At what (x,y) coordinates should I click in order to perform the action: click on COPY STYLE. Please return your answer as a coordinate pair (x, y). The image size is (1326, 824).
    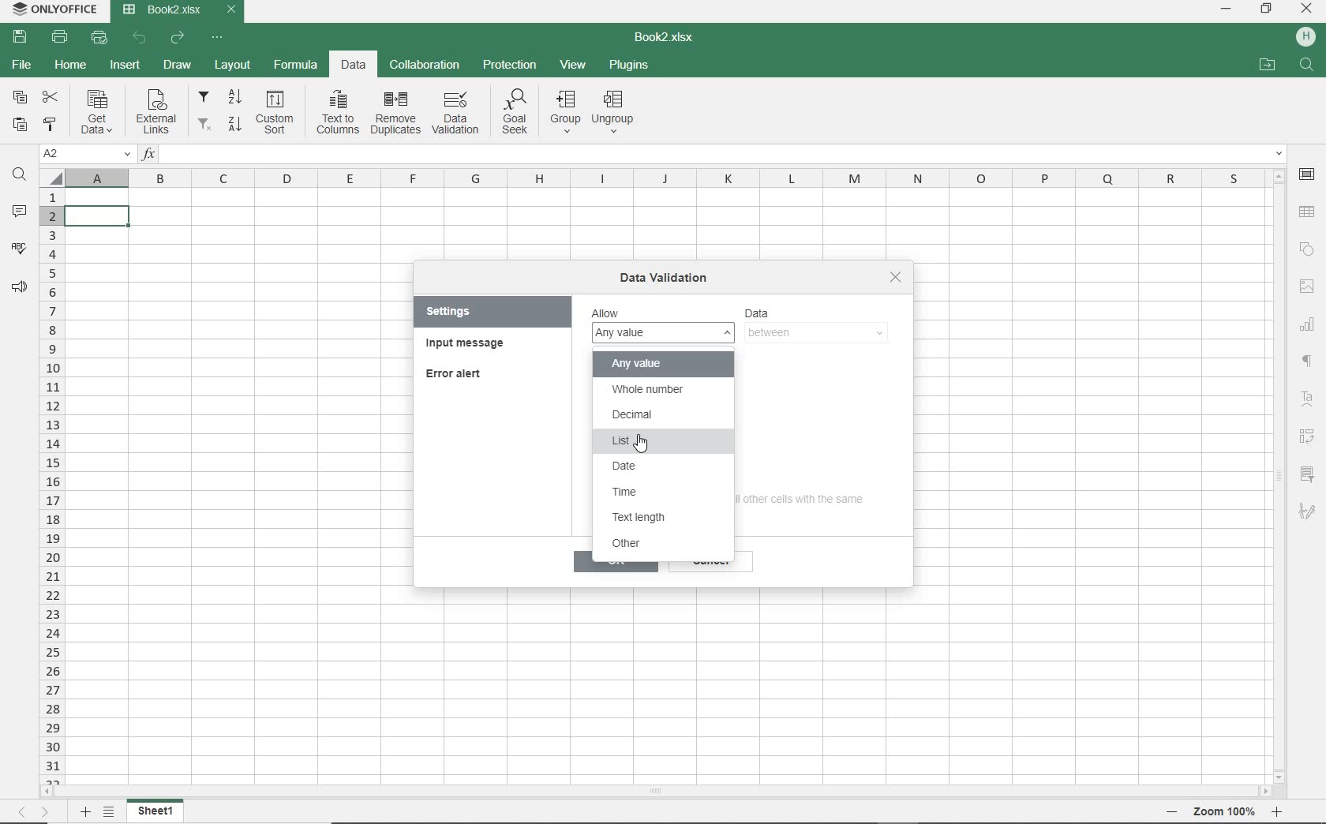
    Looking at the image, I should click on (51, 125).